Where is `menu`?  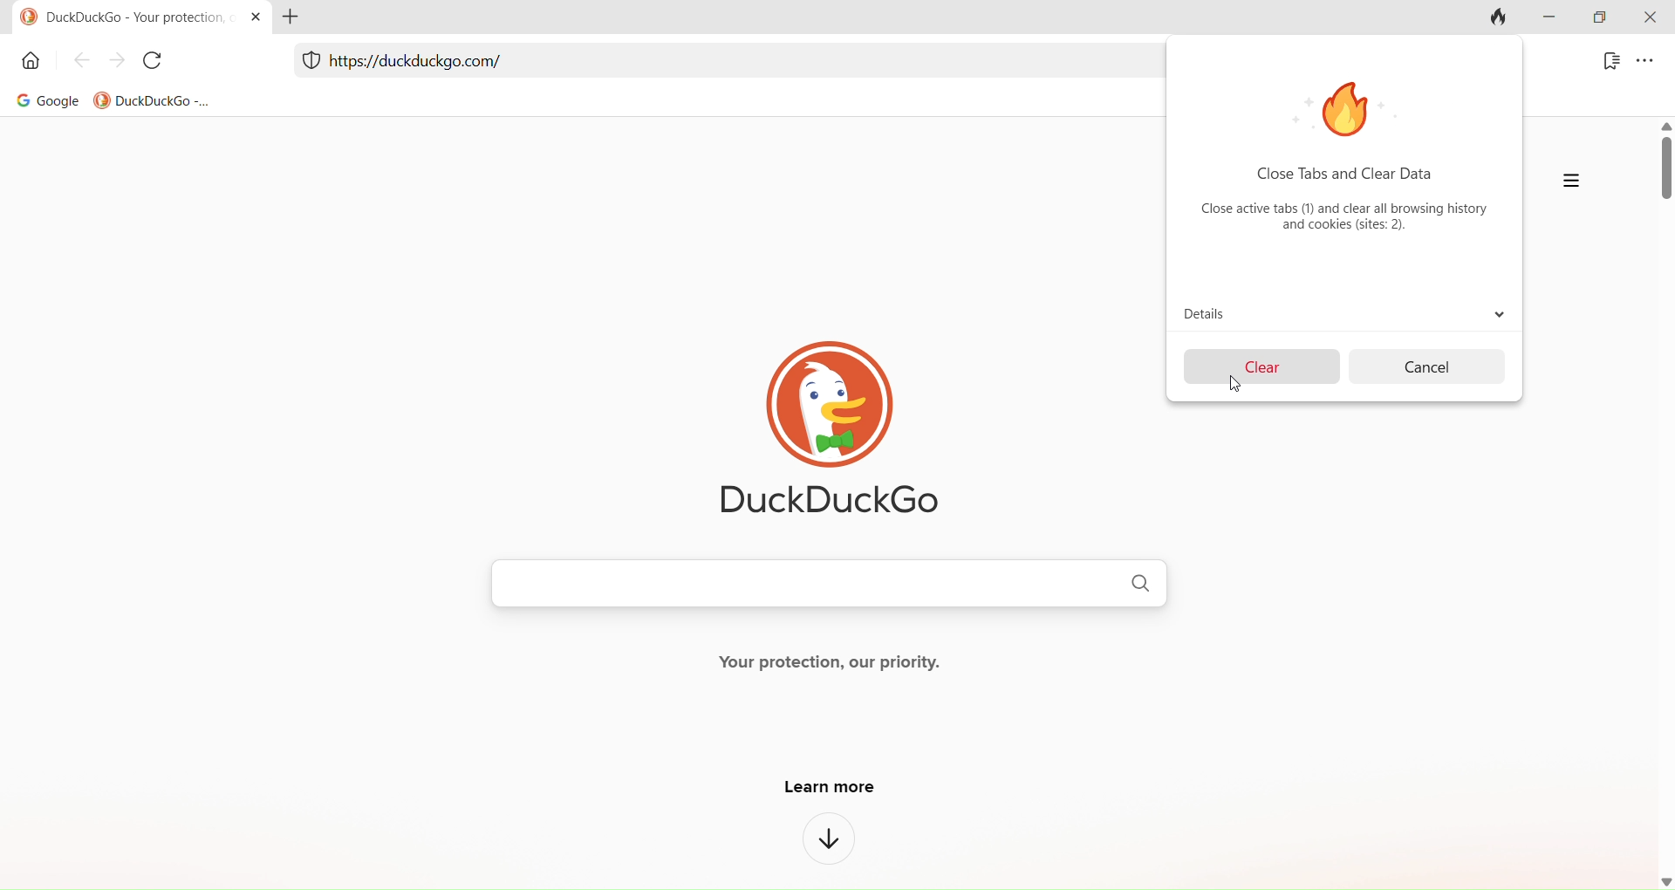
menu is located at coordinates (1650, 65).